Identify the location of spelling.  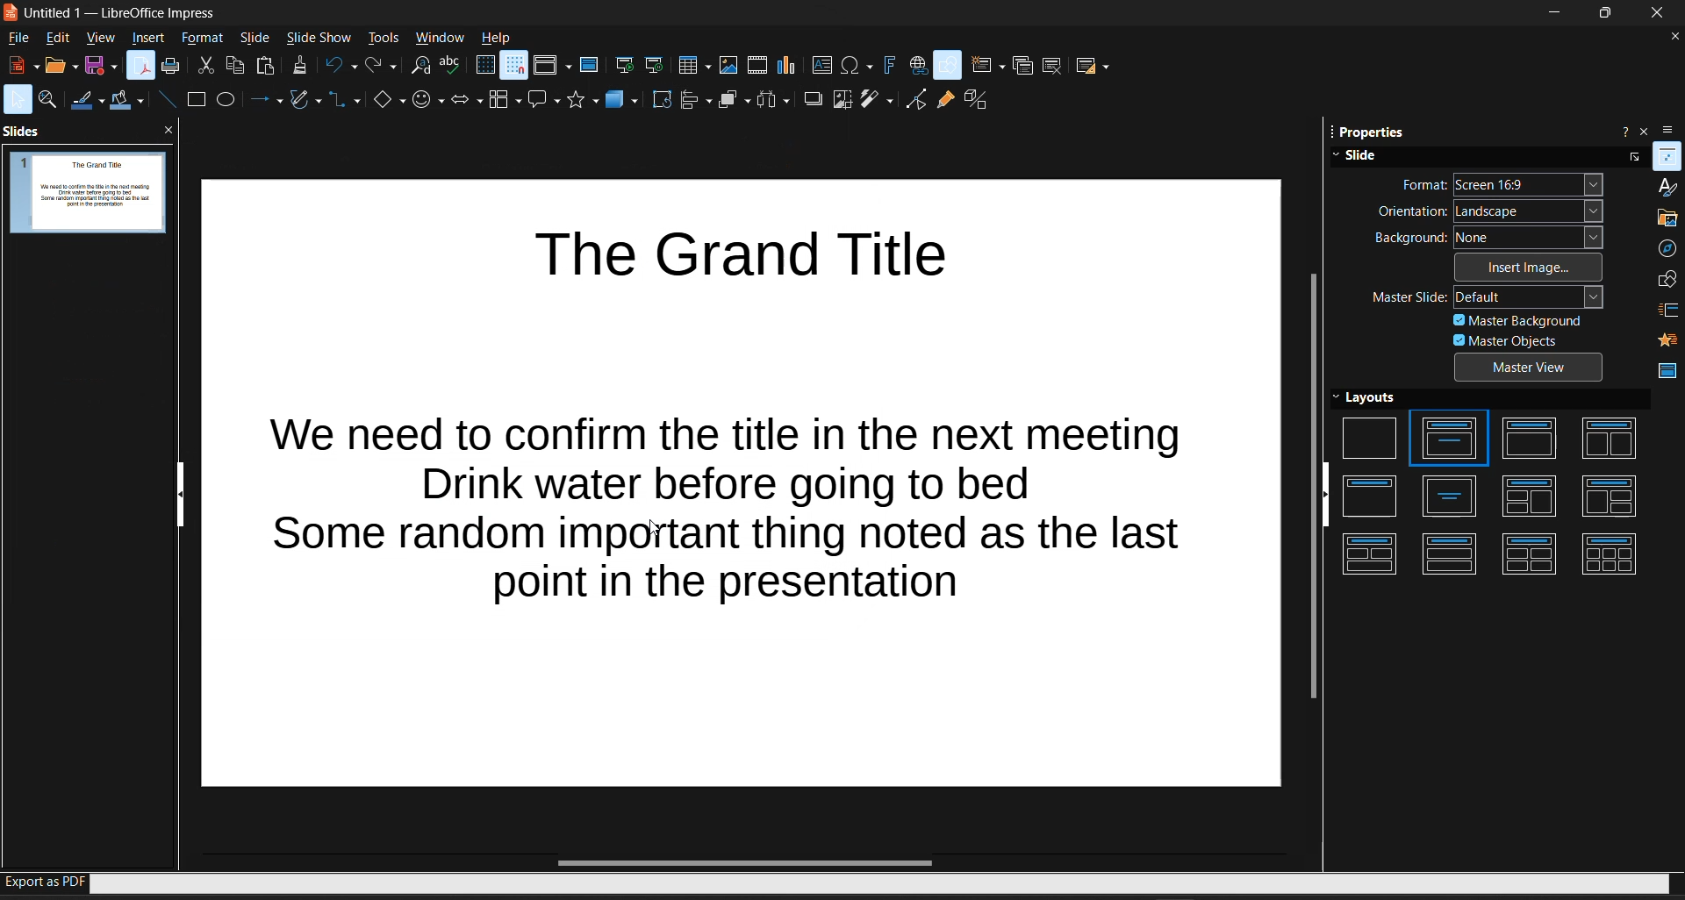
(452, 65).